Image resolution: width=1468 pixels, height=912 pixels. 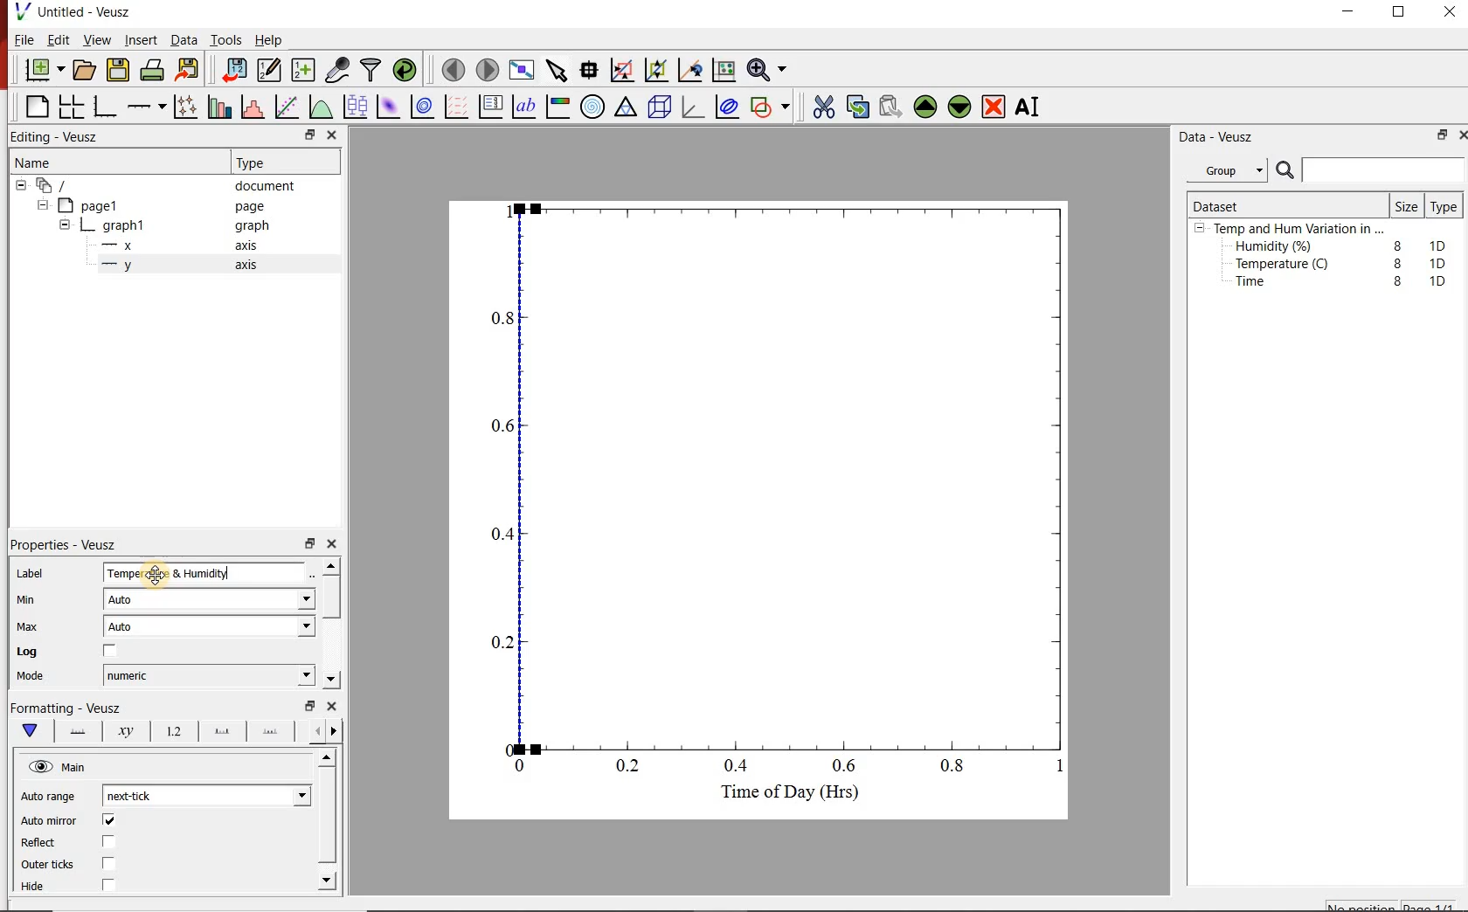 What do you see at coordinates (627, 109) in the screenshot?
I see `ternary graph` at bounding box center [627, 109].